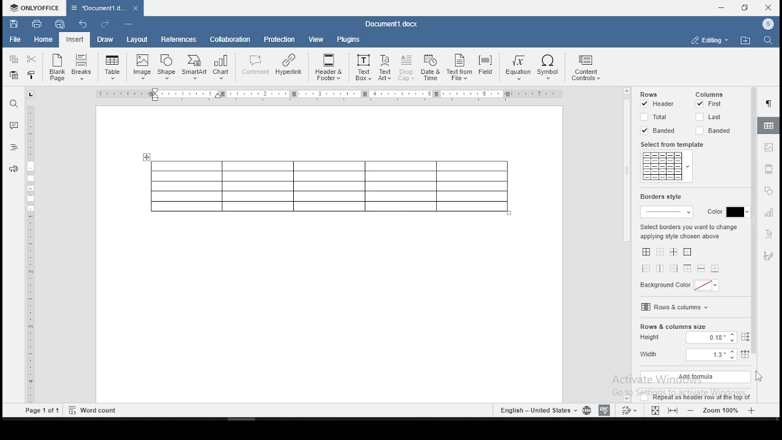 The width and height of the screenshot is (782, 440). I want to click on comment, so click(254, 65).